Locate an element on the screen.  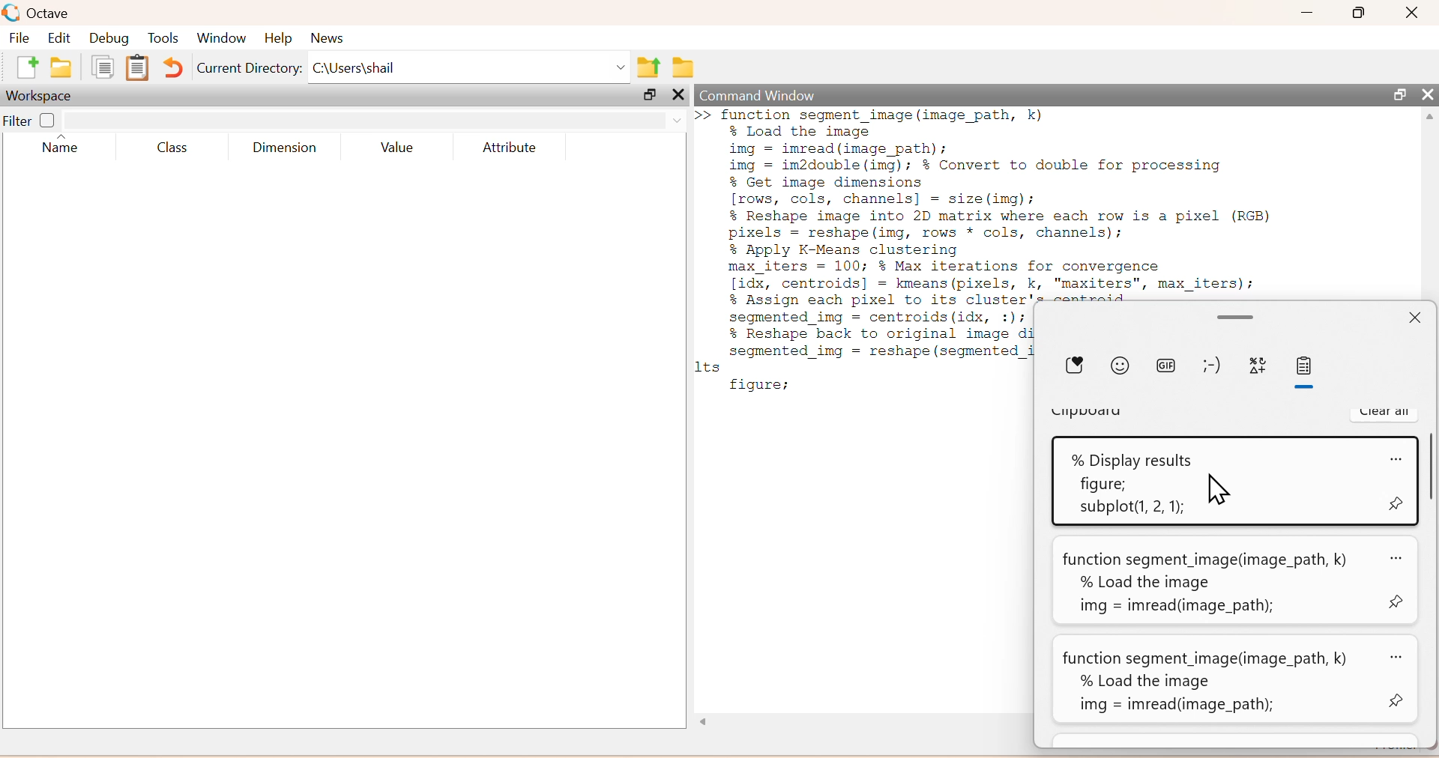
function segment_image(image_path, k) ao% Load the imageimg = imread(infege_path);  is located at coordinates (1234, 581).